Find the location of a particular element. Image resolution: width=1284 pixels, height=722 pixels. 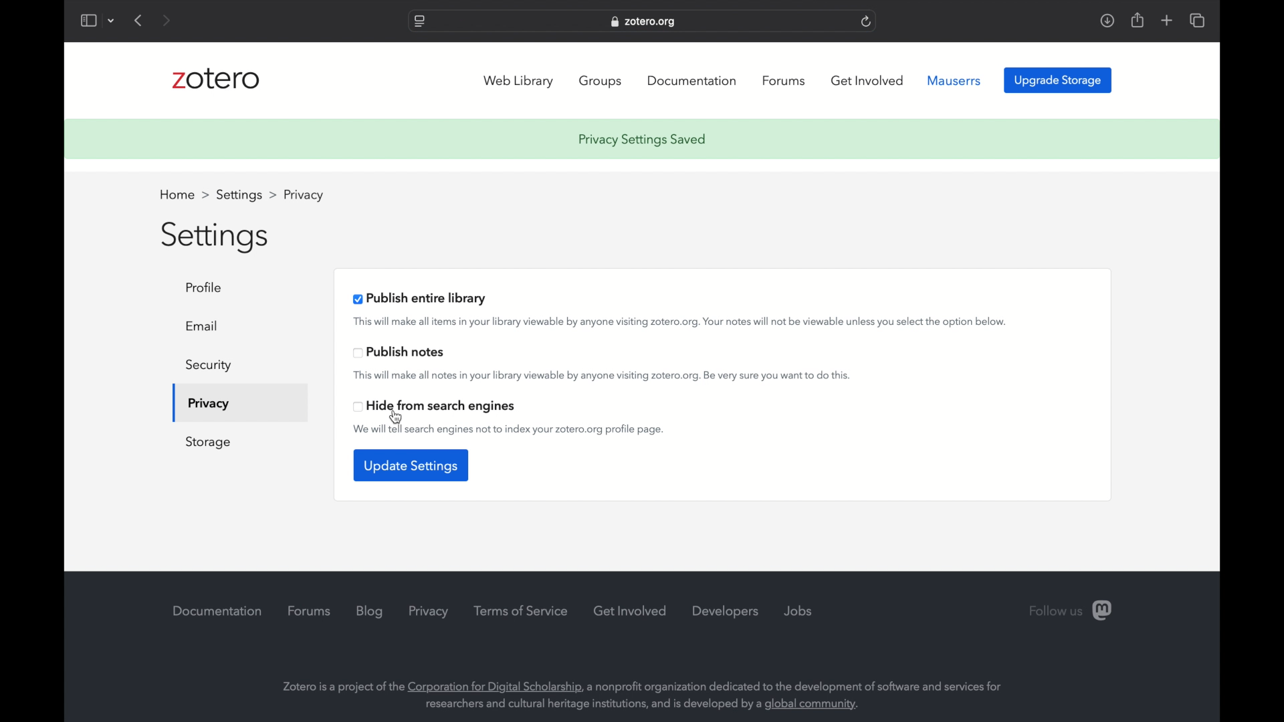

mauserrs is located at coordinates (954, 81).